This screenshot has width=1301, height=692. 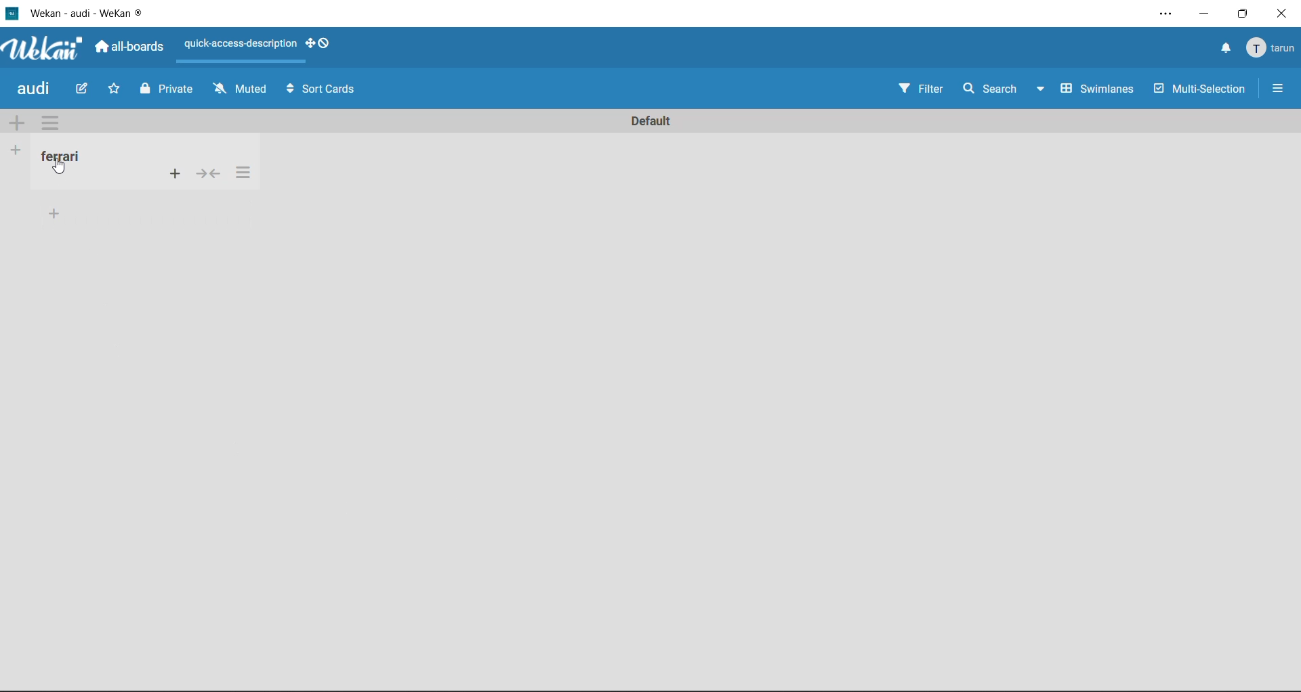 What do you see at coordinates (1161, 12) in the screenshot?
I see `settings` at bounding box center [1161, 12].